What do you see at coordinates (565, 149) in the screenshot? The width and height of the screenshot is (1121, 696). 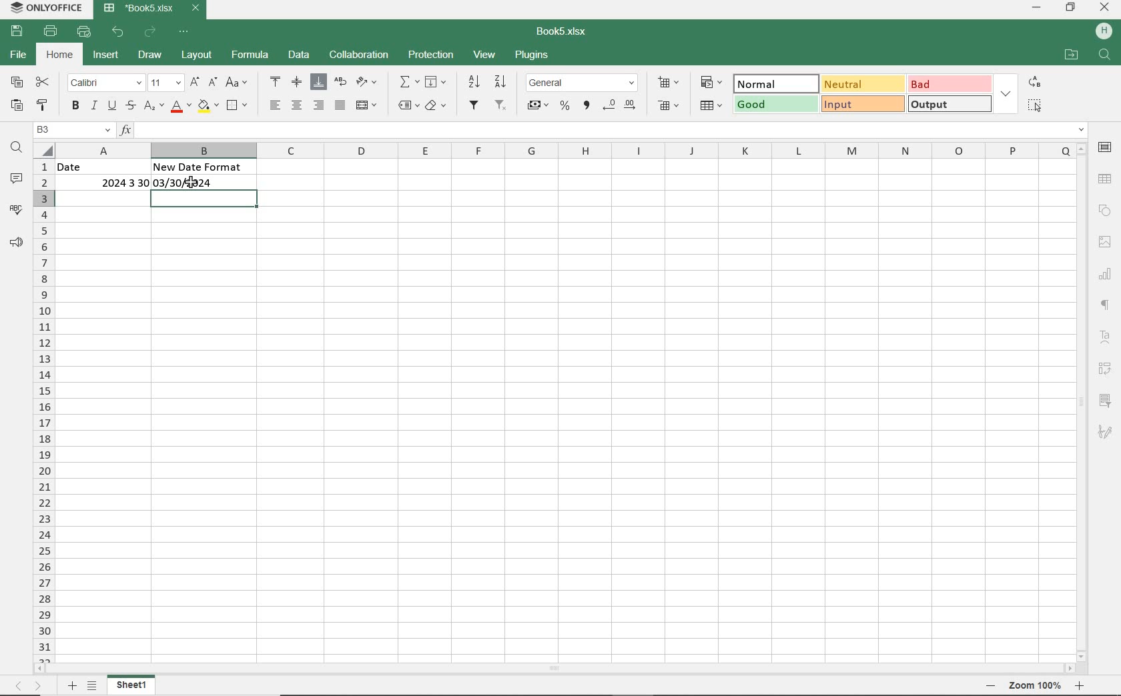 I see `COLUMNS` at bounding box center [565, 149].